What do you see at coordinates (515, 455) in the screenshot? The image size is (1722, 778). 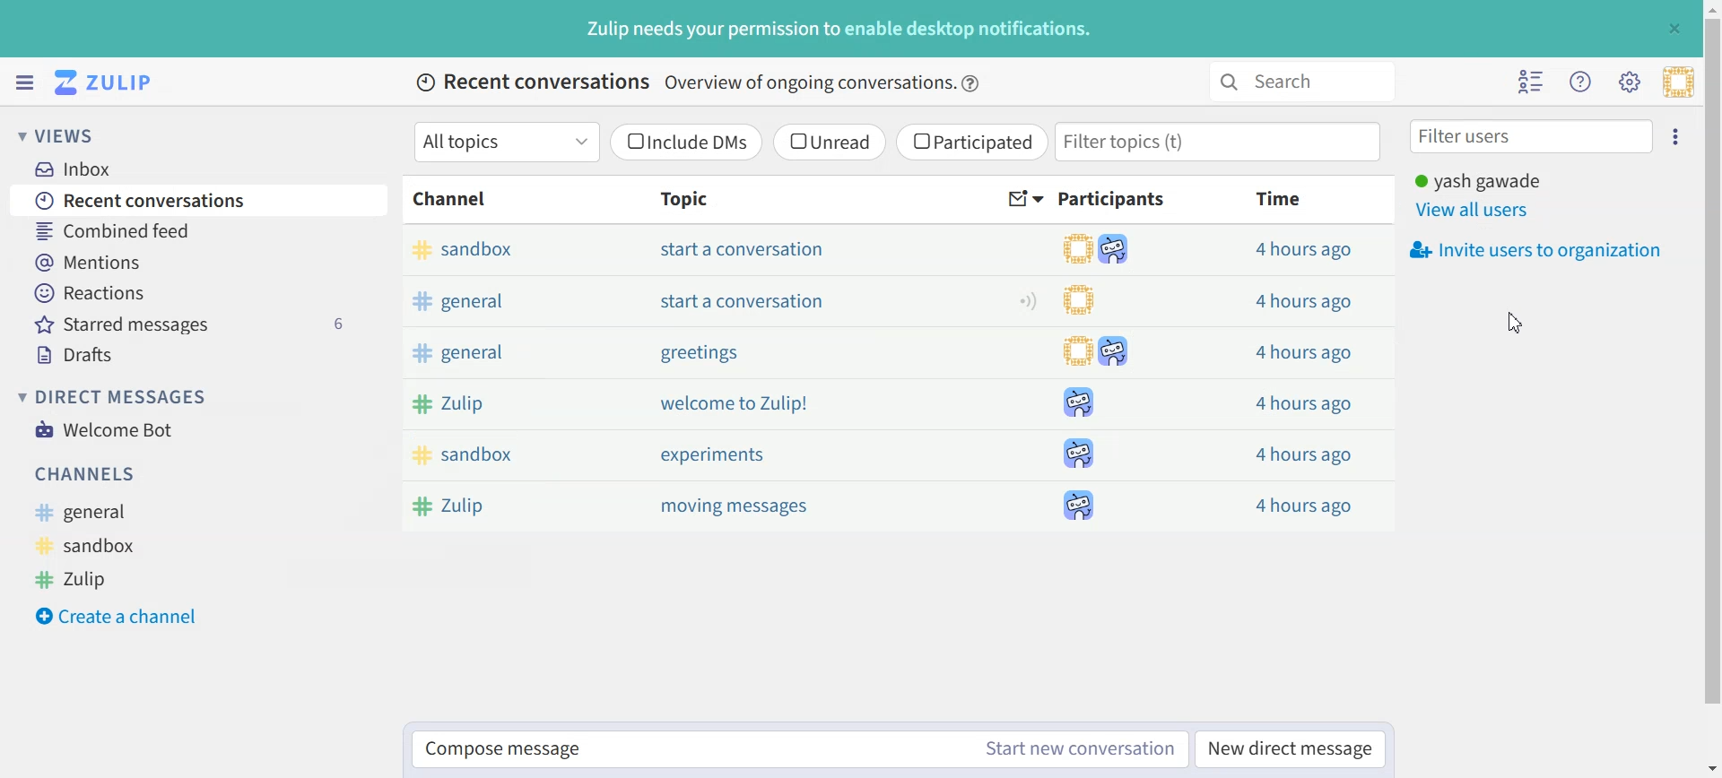 I see `#Sandbox` at bounding box center [515, 455].